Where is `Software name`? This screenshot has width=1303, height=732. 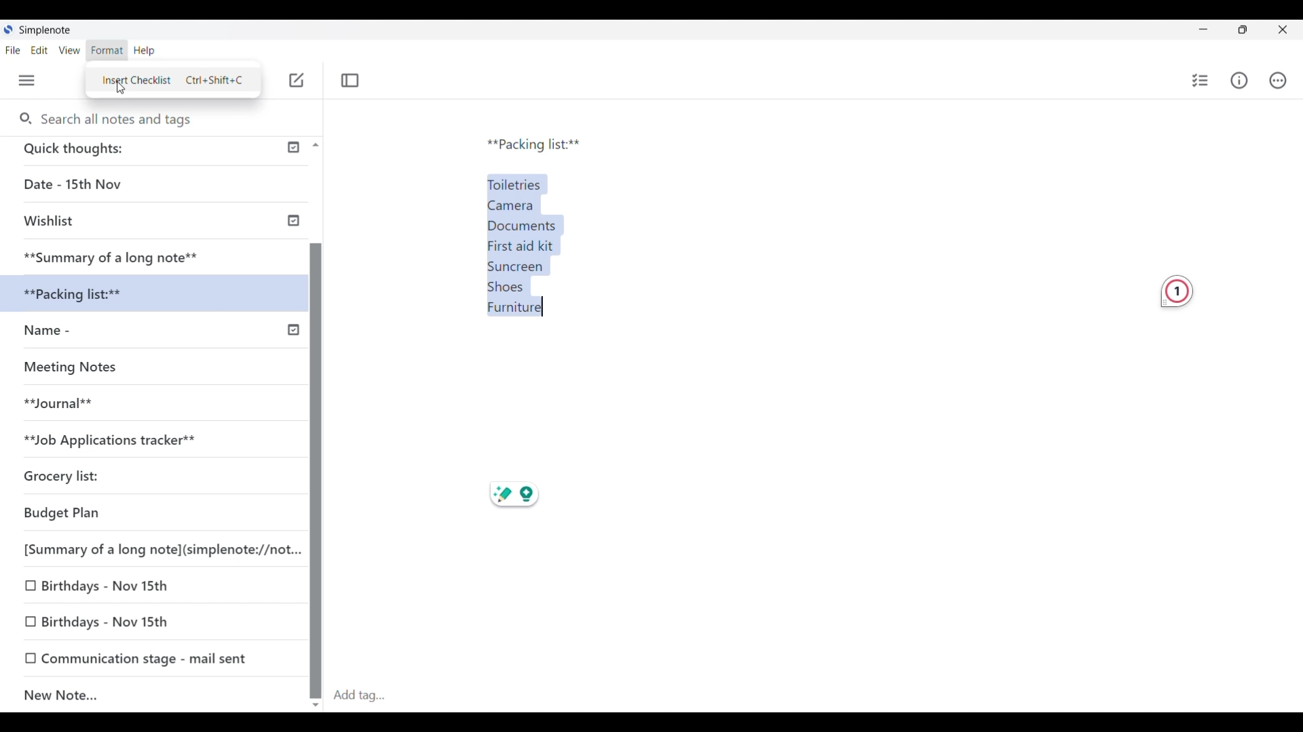
Software name is located at coordinates (46, 30).